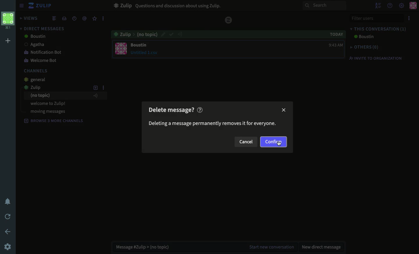 The height and width of the screenshot is (254, 419). I want to click on message zulip, so click(143, 246).